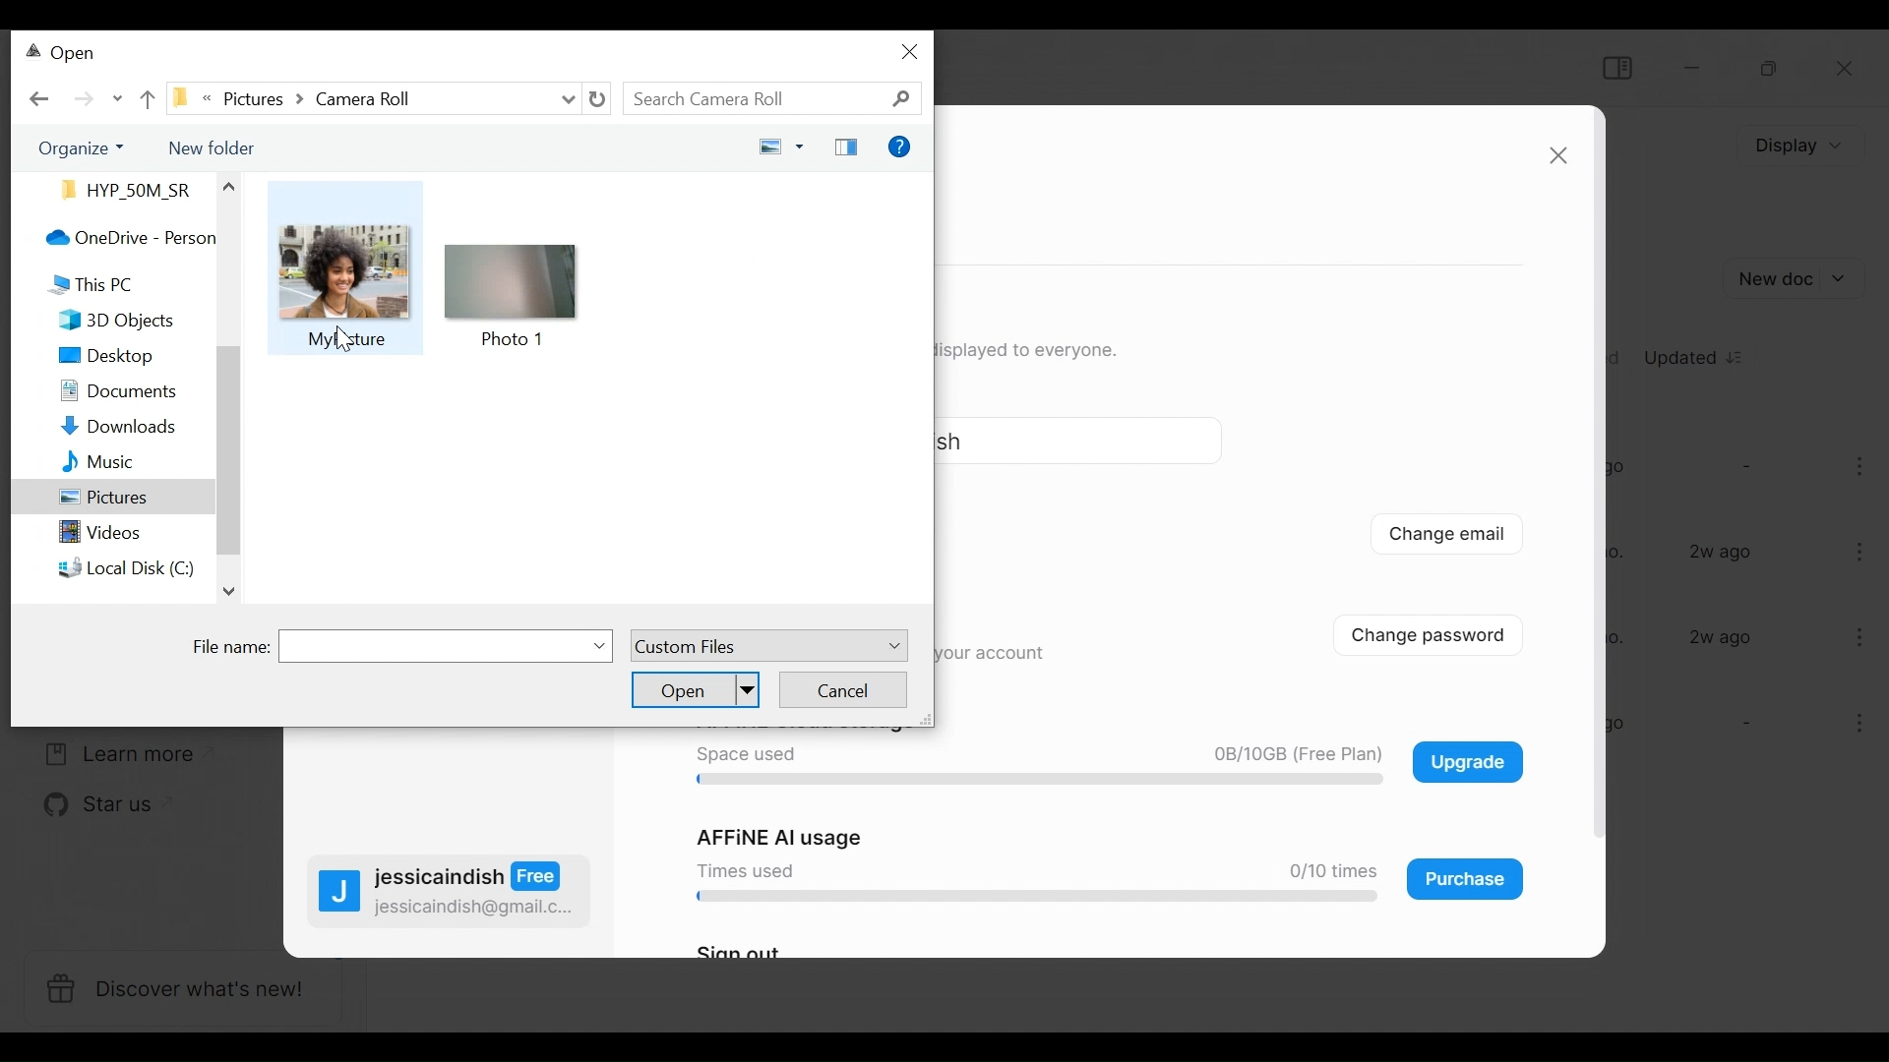 The height and width of the screenshot is (1062, 1889). I want to click on profile, so click(339, 895).